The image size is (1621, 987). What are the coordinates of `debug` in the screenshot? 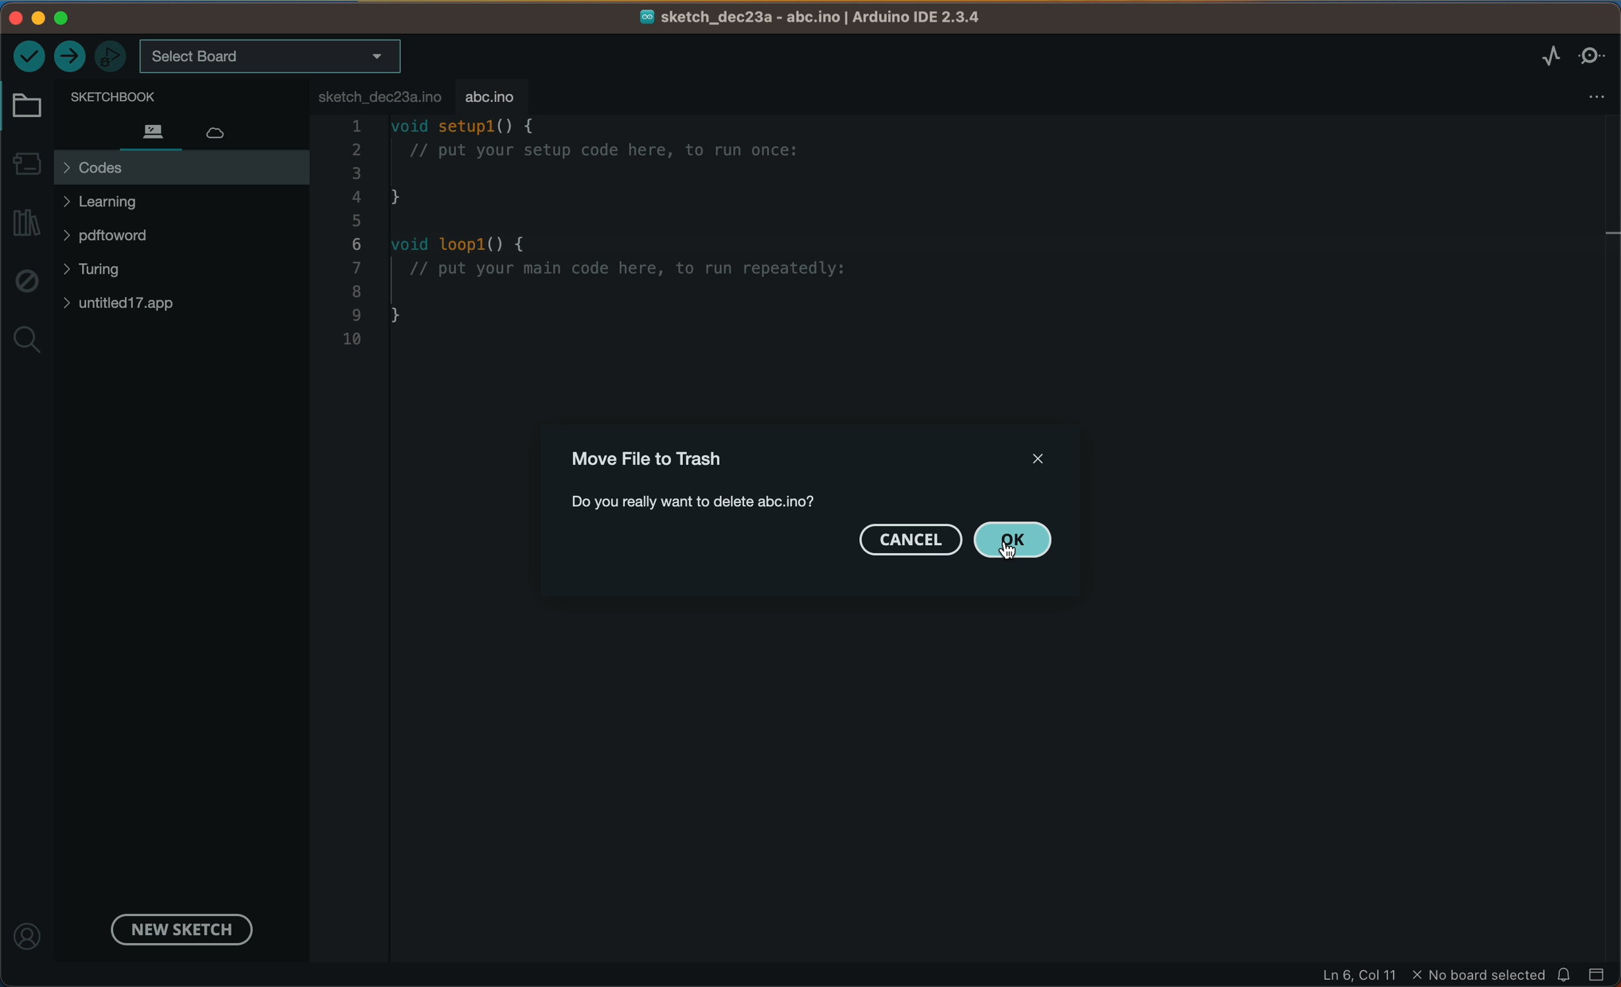 It's located at (24, 281).